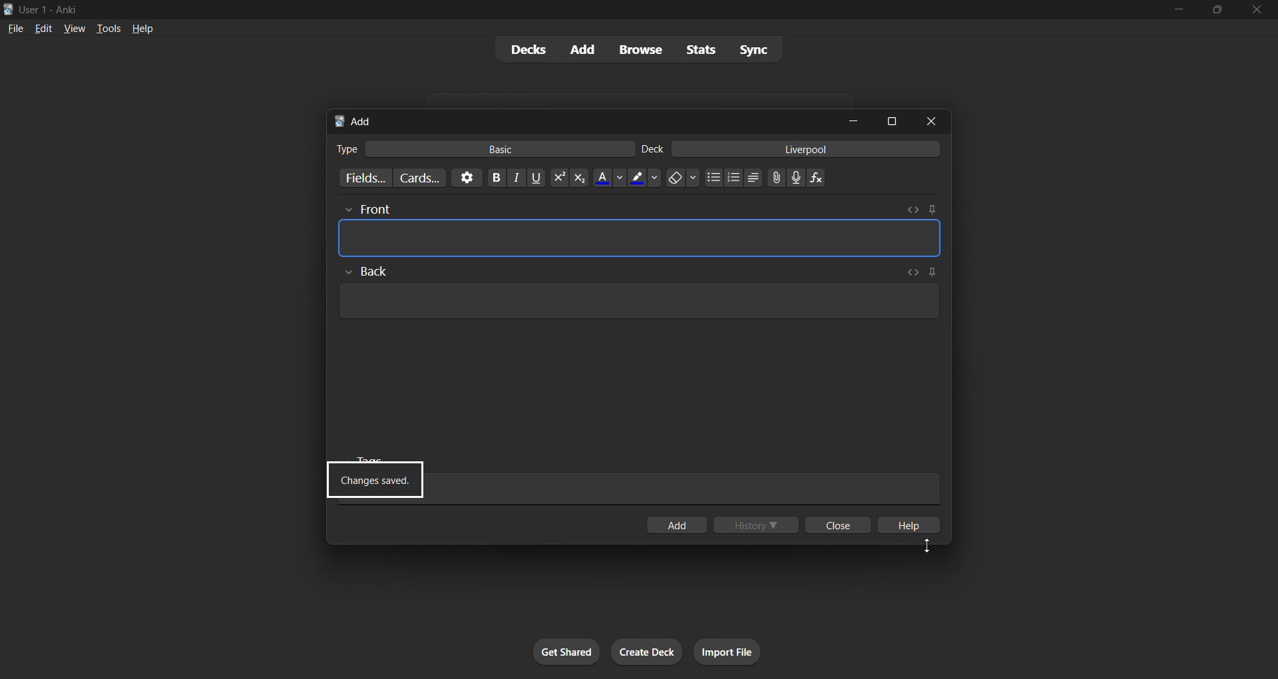 Image resolution: width=1278 pixels, height=679 pixels. I want to click on view, so click(72, 28).